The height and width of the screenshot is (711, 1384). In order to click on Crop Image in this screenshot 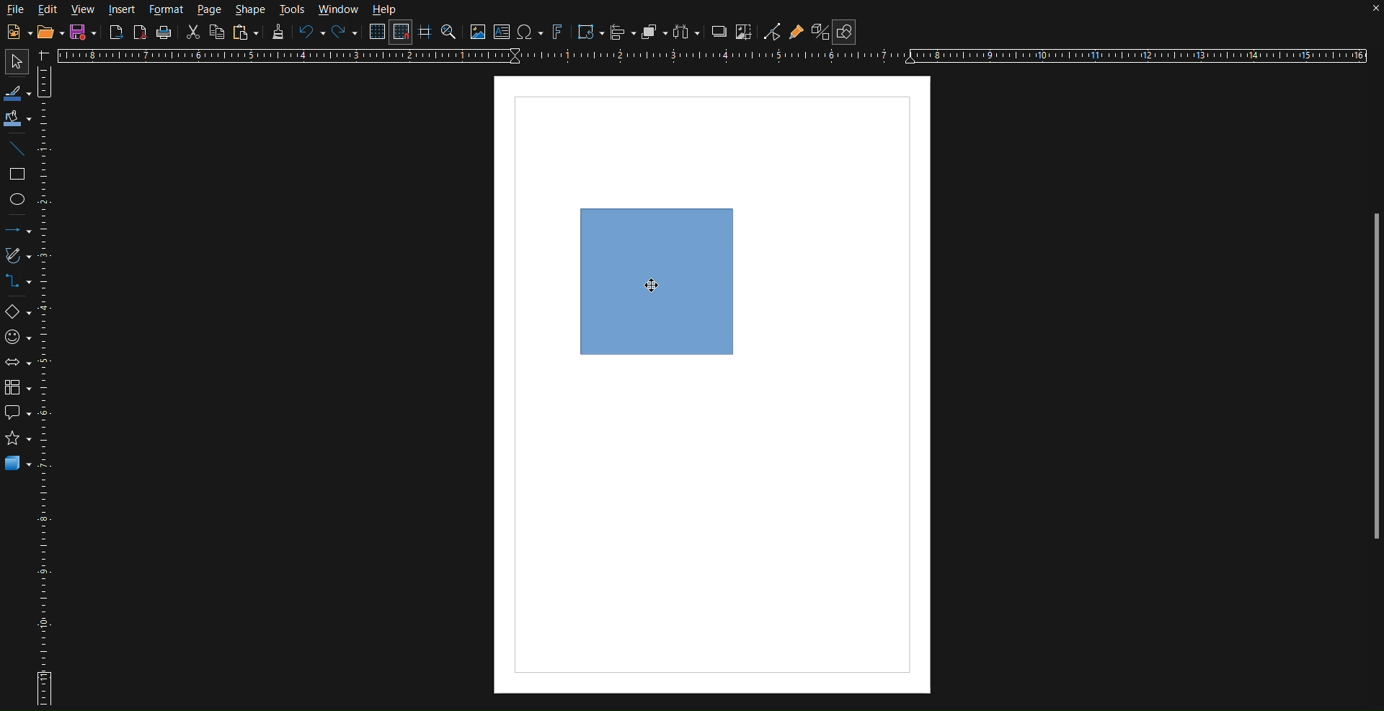, I will do `click(745, 33)`.